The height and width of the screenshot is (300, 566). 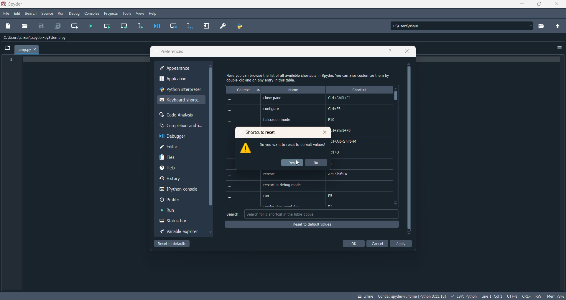 What do you see at coordinates (41, 26) in the screenshot?
I see `save` at bounding box center [41, 26].